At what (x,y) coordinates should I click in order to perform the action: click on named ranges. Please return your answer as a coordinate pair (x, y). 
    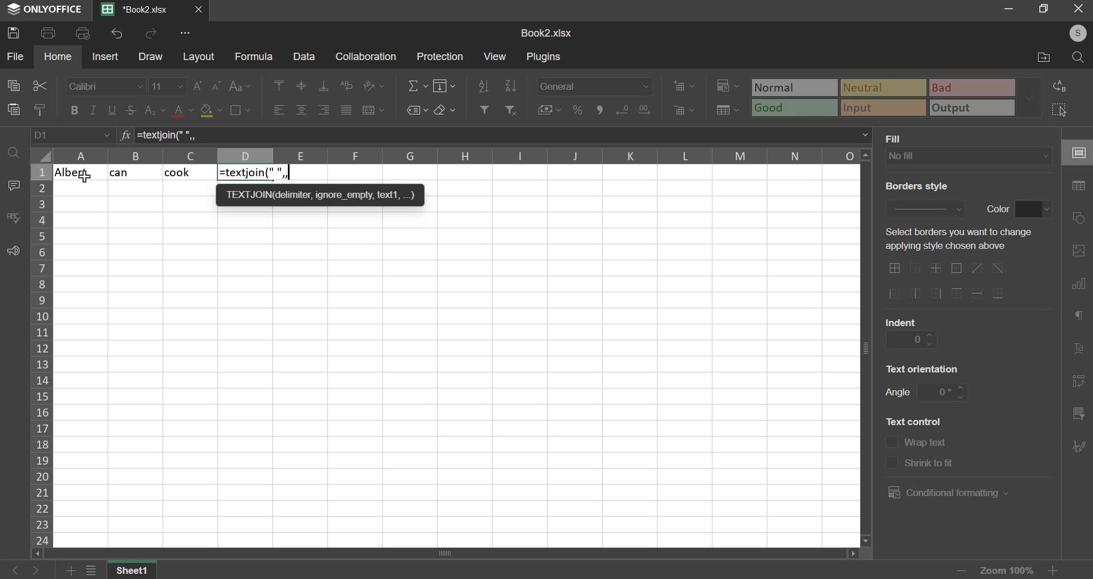
    Looking at the image, I should click on (416, 110).